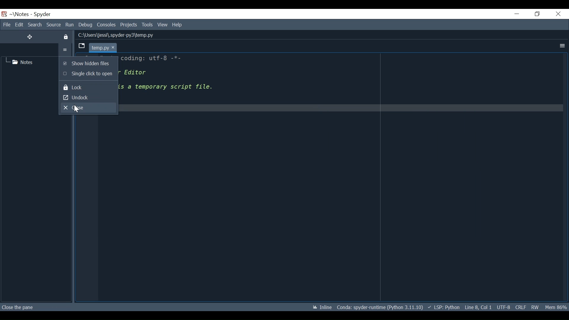 The image size is (569, 320). Describe the element at coordinates (178, 25) in the screenshot. I see `Help` at that location.